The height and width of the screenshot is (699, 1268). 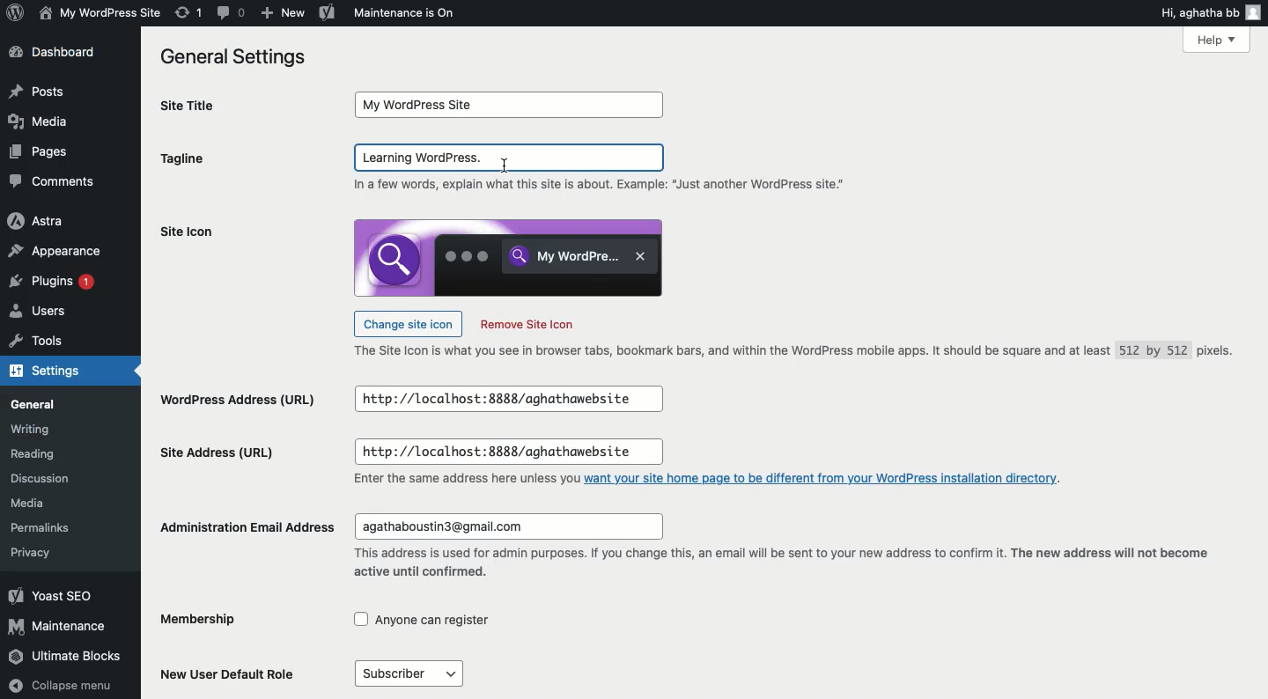 I want to click on input box, so click(x=508, y=453).